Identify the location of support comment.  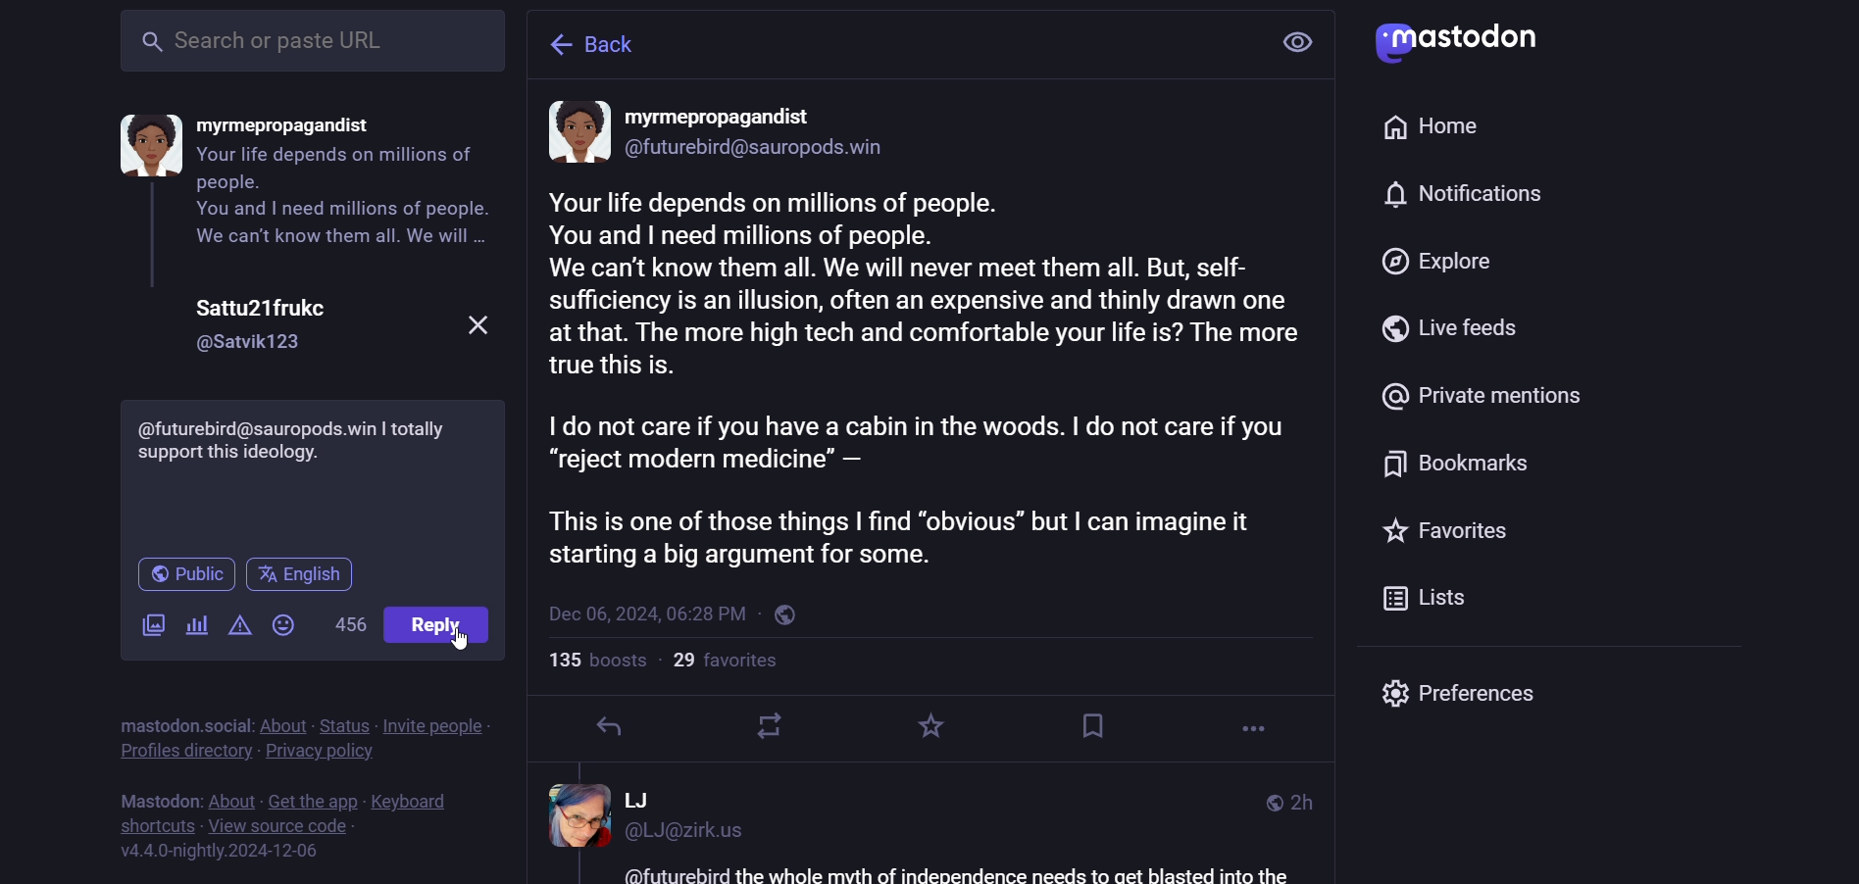
(306, 444).